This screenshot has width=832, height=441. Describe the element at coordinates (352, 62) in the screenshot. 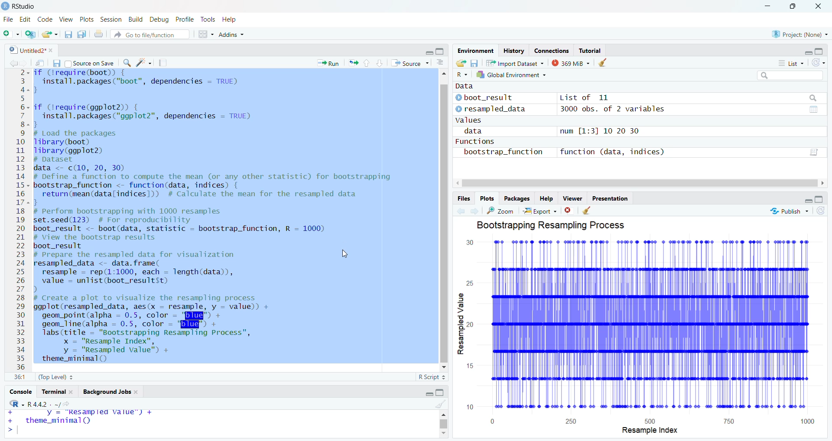

I see `re run the previous code` at that location.